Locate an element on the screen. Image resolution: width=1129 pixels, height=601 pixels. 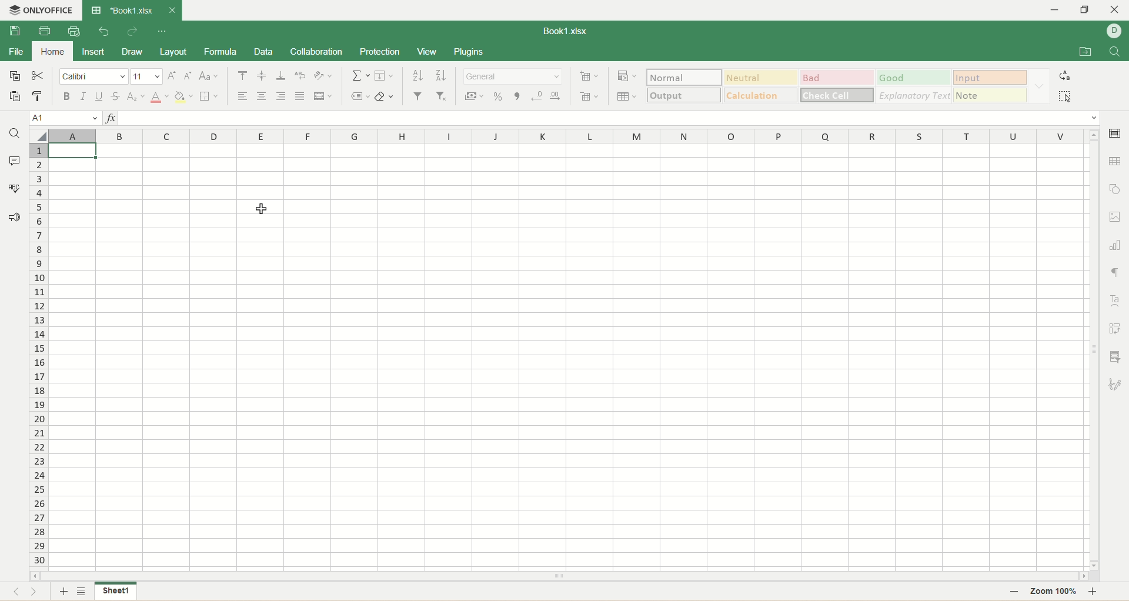
insert cell is located at coordinates (589, 76).